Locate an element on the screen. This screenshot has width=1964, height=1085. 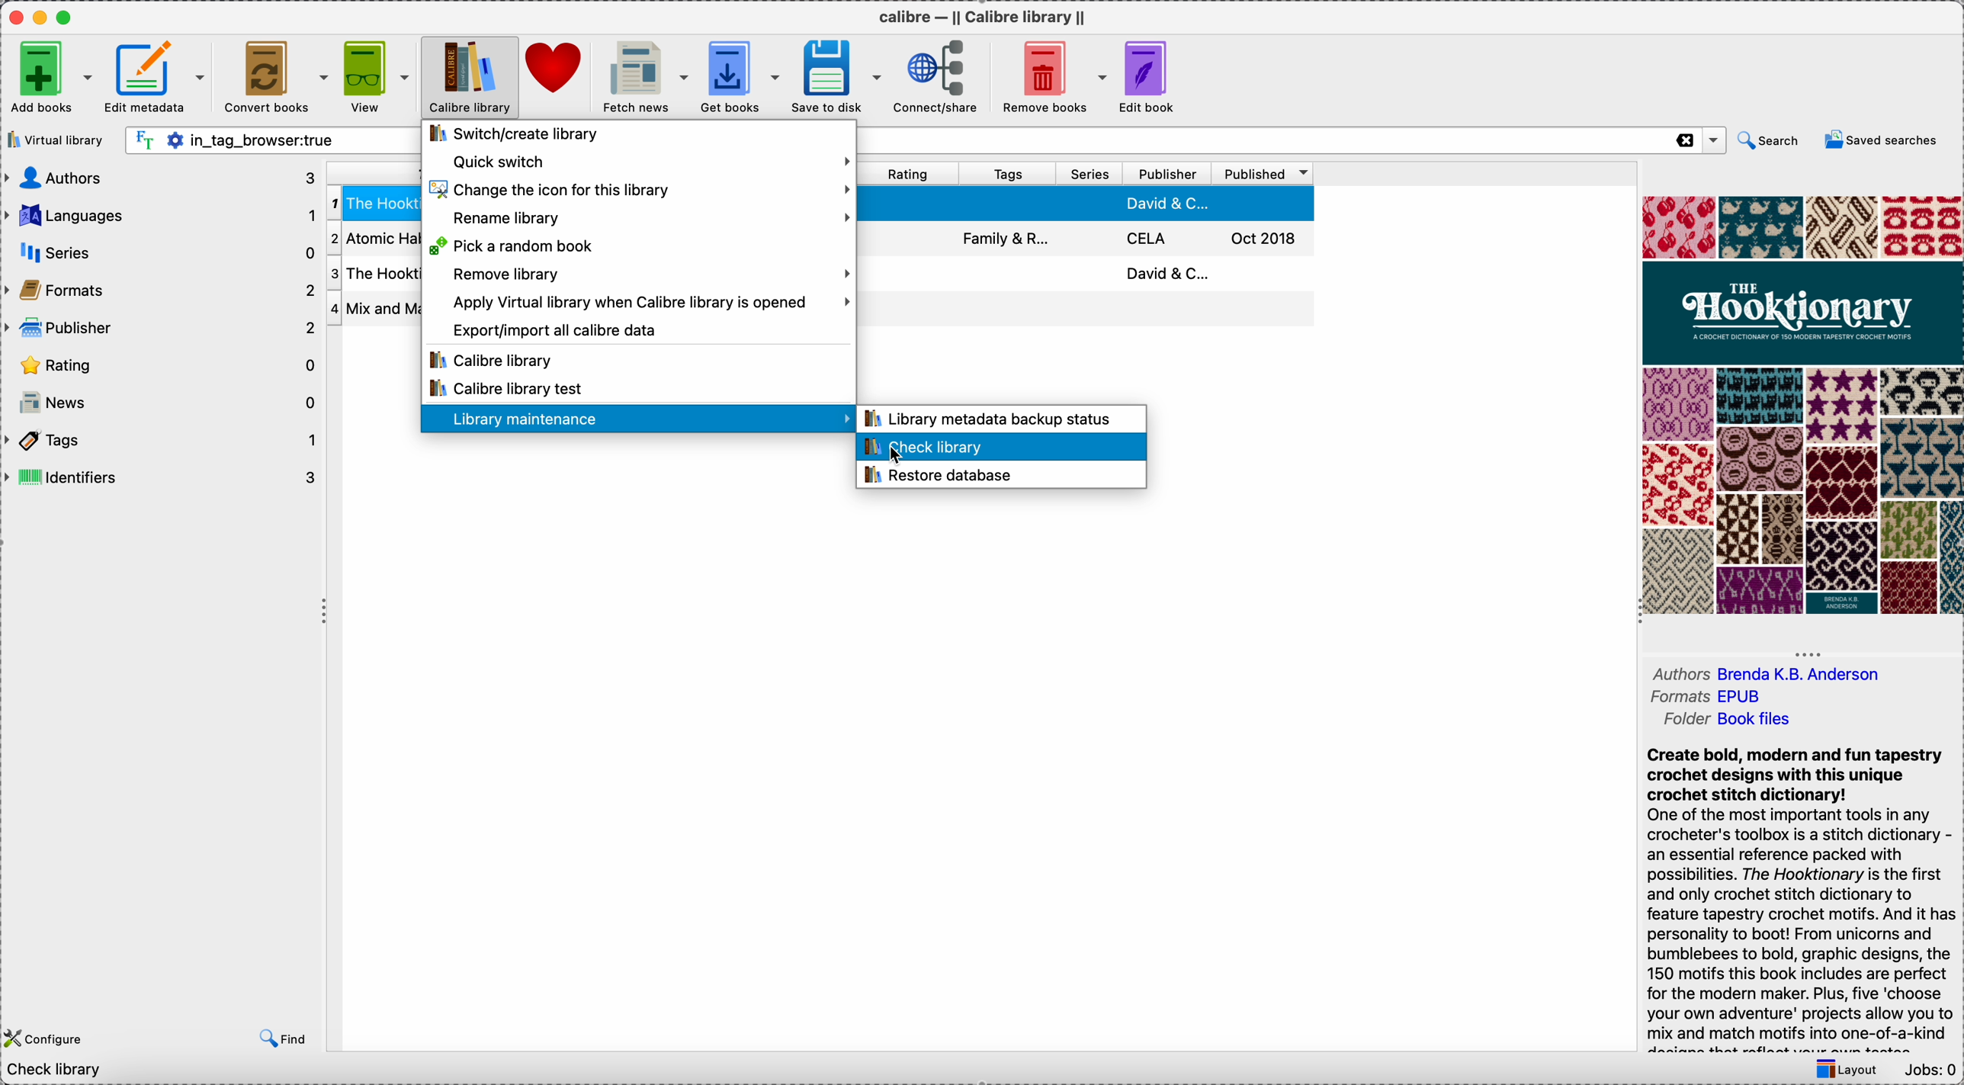
tags is located at coordinates (162, 440).